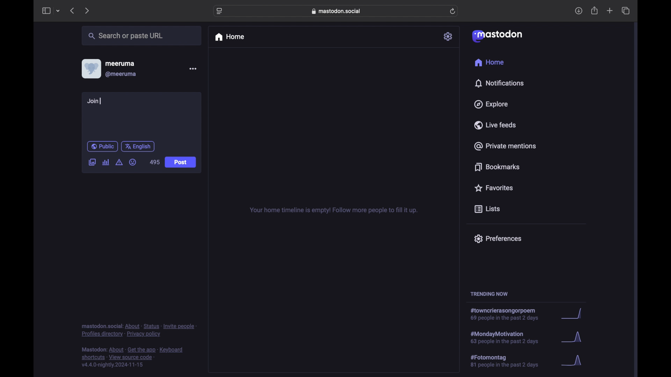 This screenshot has height=377, width=671. What do you see at coordinates (46, 10) in the screenshot?
I see `sidebar` at bounding box center [46, 10].